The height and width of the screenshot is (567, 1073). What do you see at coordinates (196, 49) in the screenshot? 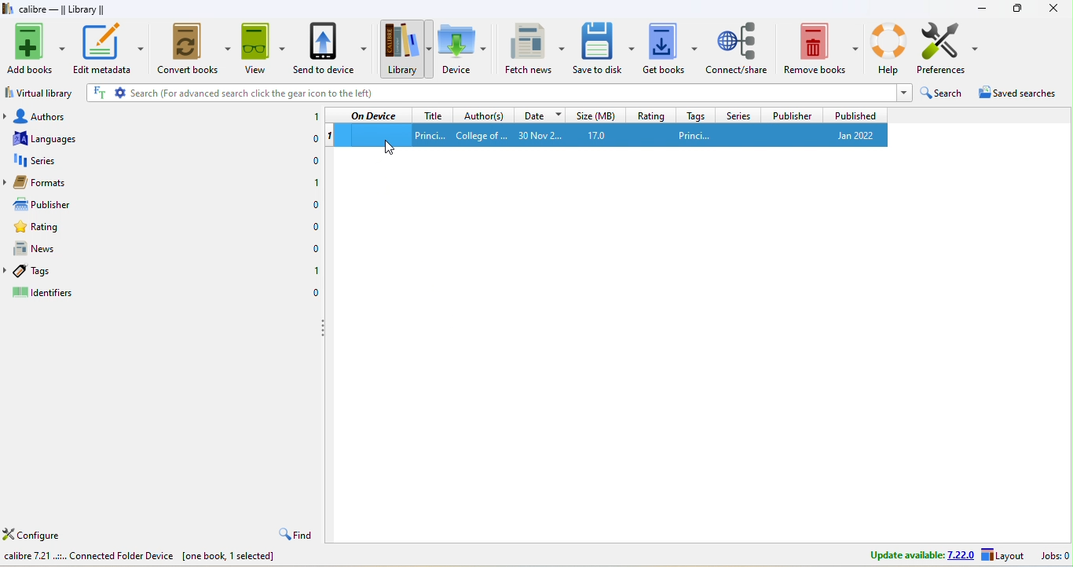
I see `convert books` at bounding box center [196, 49].